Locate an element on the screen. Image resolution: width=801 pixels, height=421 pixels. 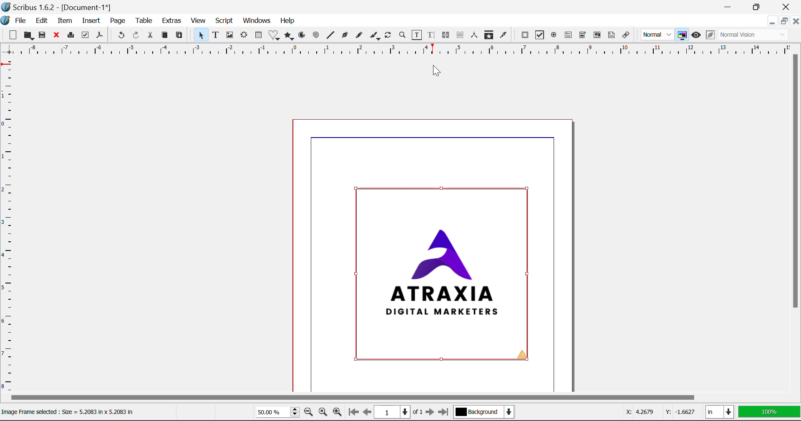
Print is located at coordinates (71, 35).